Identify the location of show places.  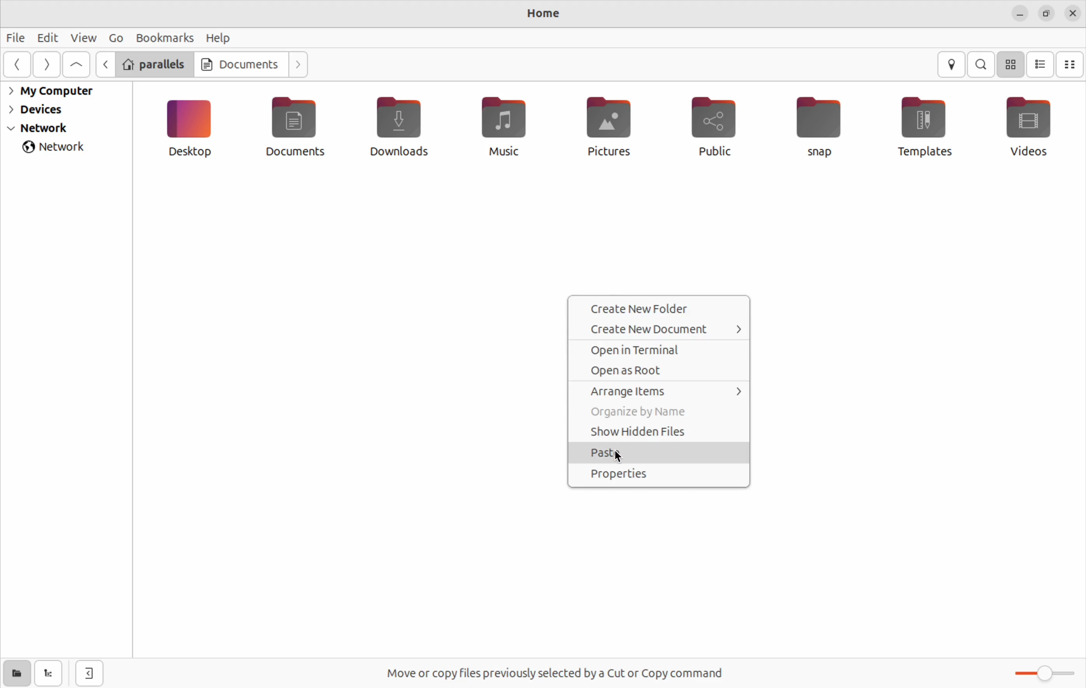
(14, 672).